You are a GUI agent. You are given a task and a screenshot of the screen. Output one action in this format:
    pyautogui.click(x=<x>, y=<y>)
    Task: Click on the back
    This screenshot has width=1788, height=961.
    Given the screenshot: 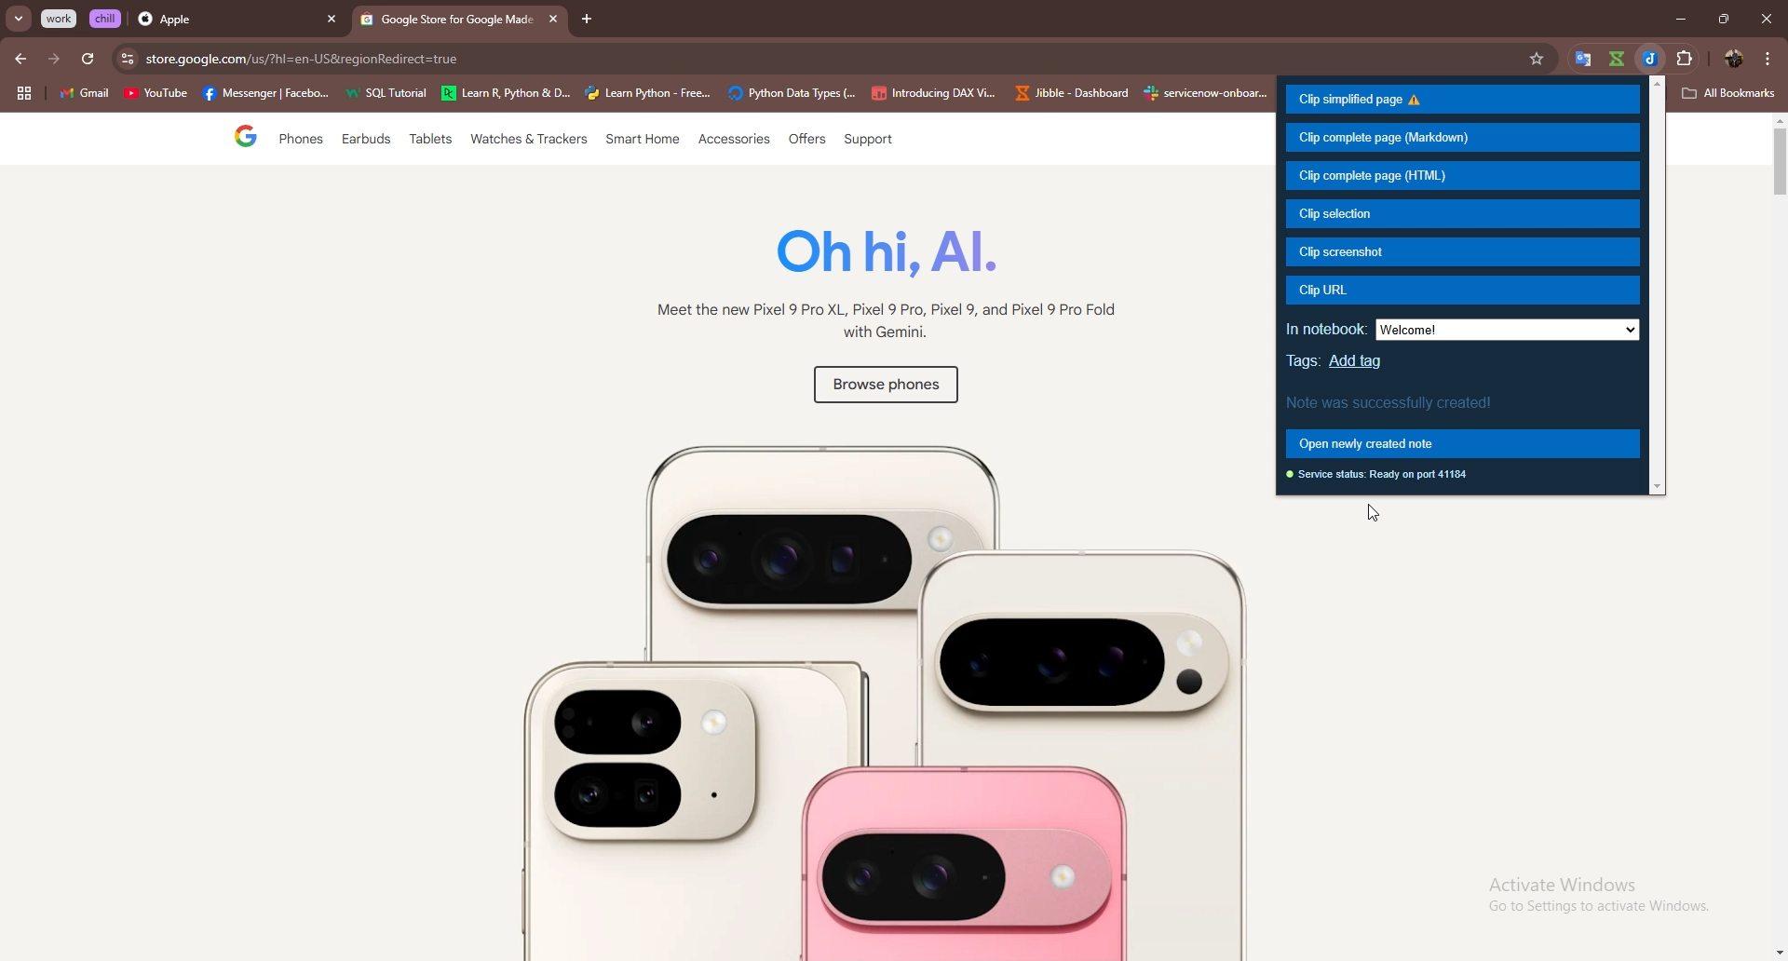 What is the action you would take?
    pyautogui.click(x=22, y=59)
    